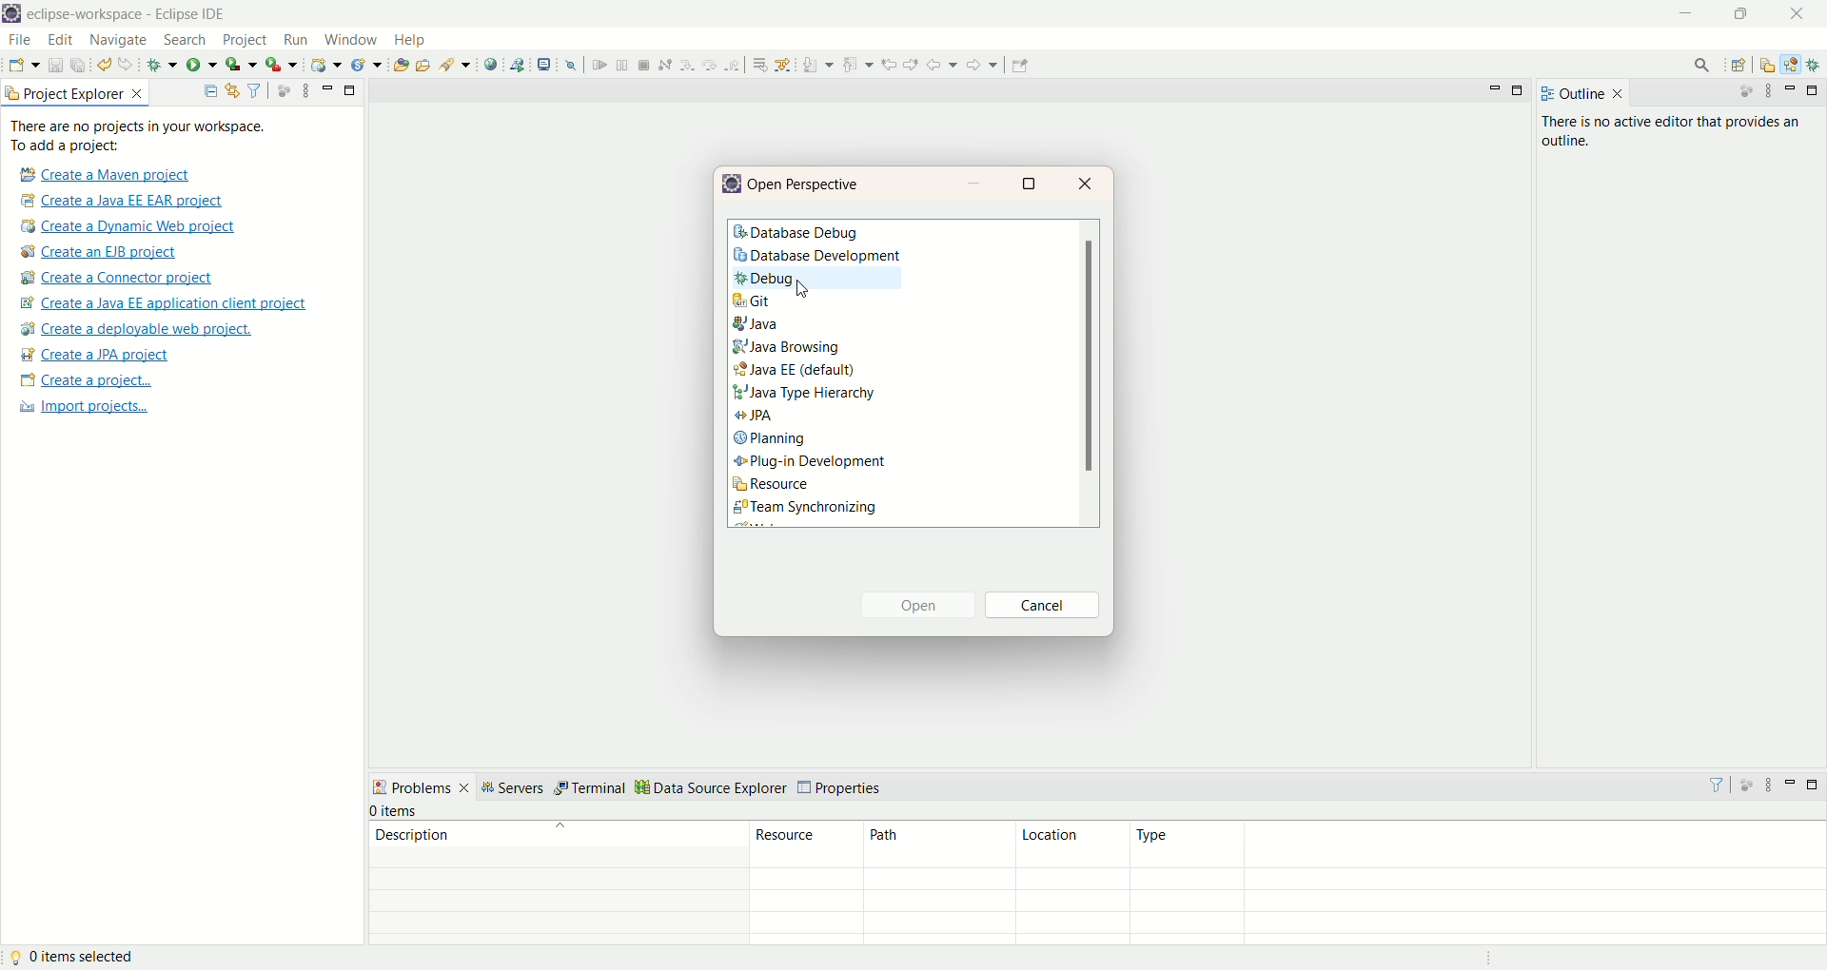 The width and height of the screenshot is (1827, 970). Describe the element at coordinates (803, 291) in the screenshot. I see `cursor` at that location.